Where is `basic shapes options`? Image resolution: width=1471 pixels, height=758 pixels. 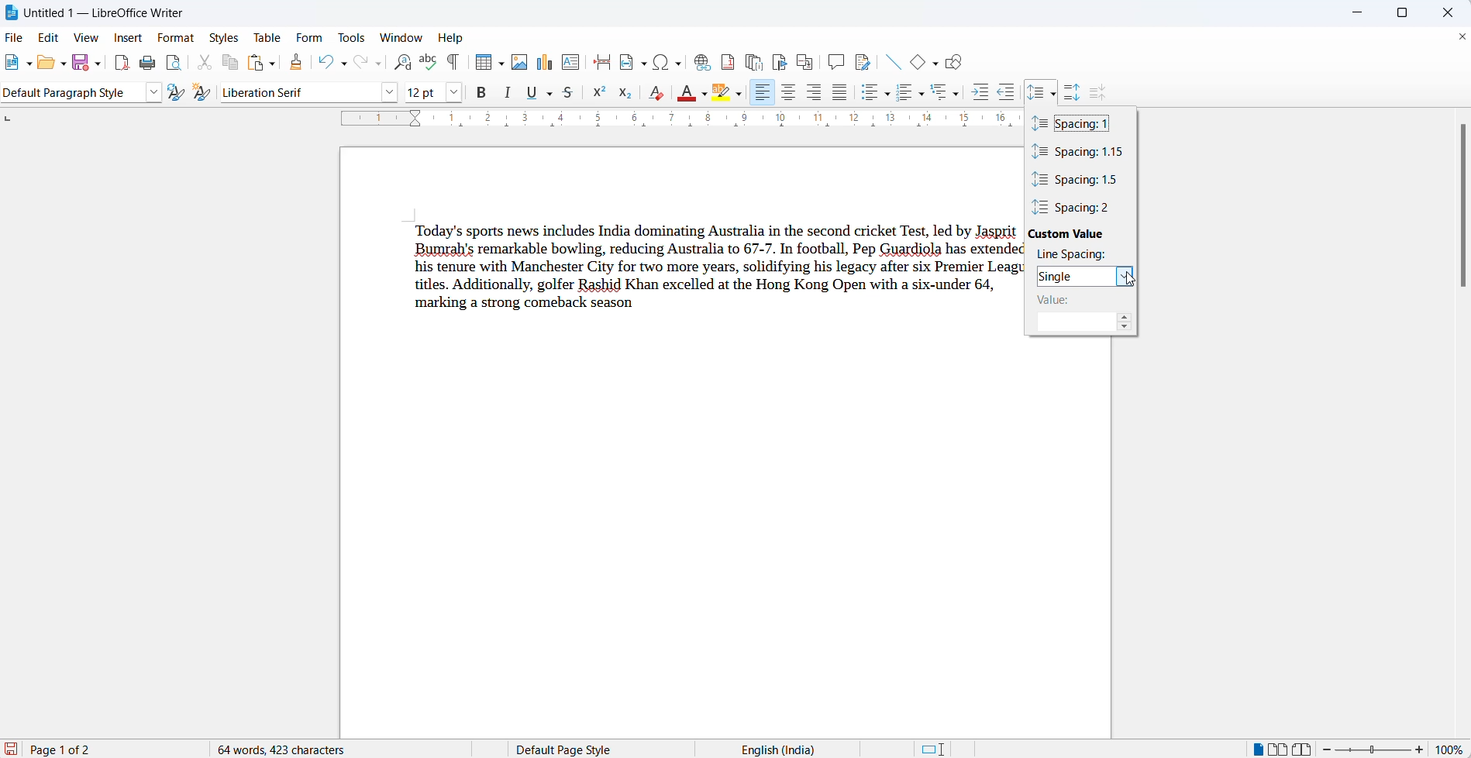
basic shapes options is located at coordinates (933, 64).